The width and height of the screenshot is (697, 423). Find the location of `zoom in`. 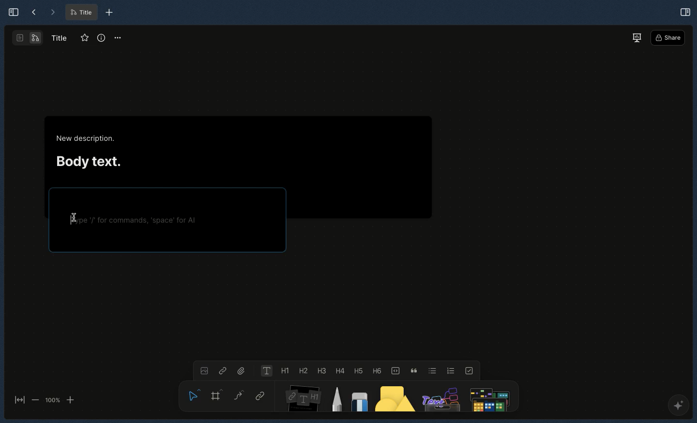

zoom in is located at coordinates (70, 400).